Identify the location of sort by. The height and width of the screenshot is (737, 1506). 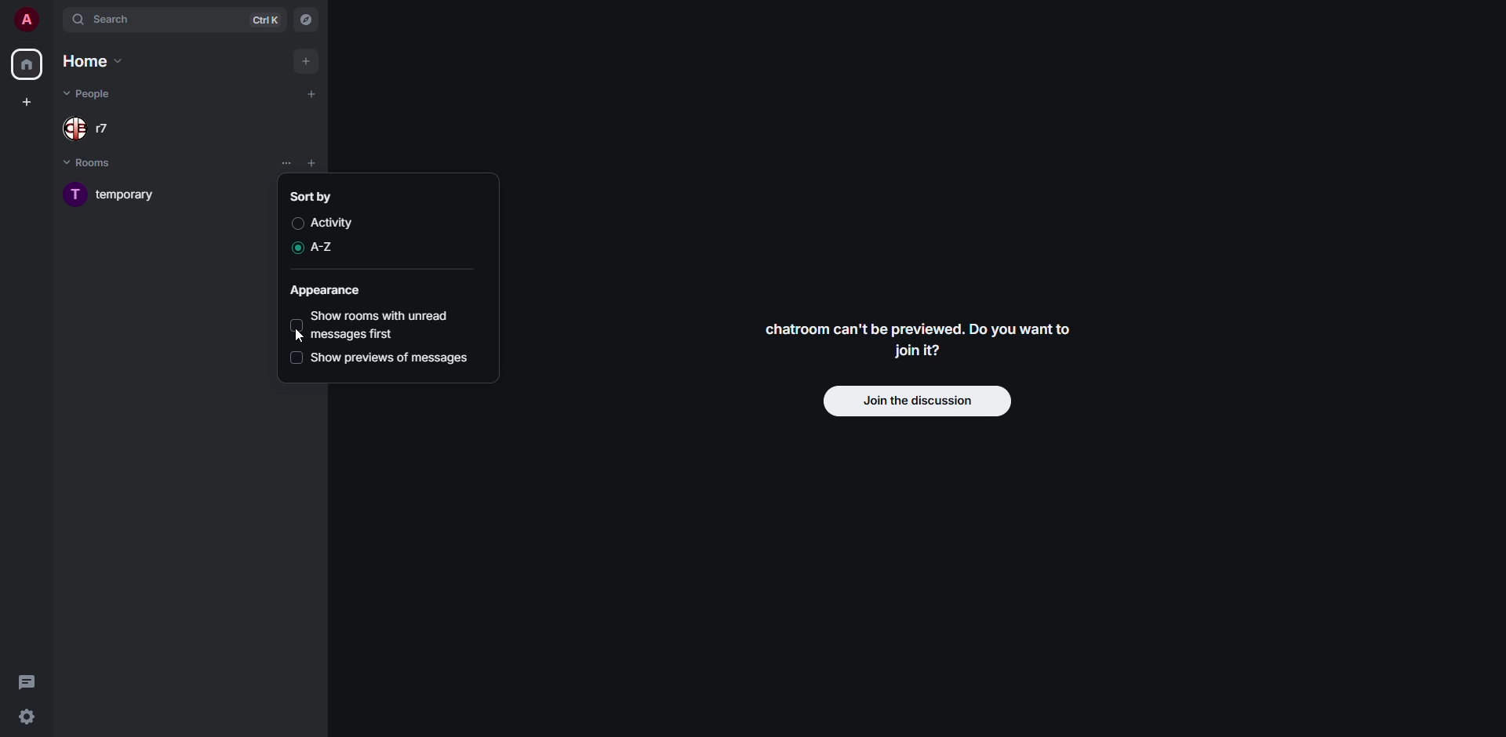
(316, 197).